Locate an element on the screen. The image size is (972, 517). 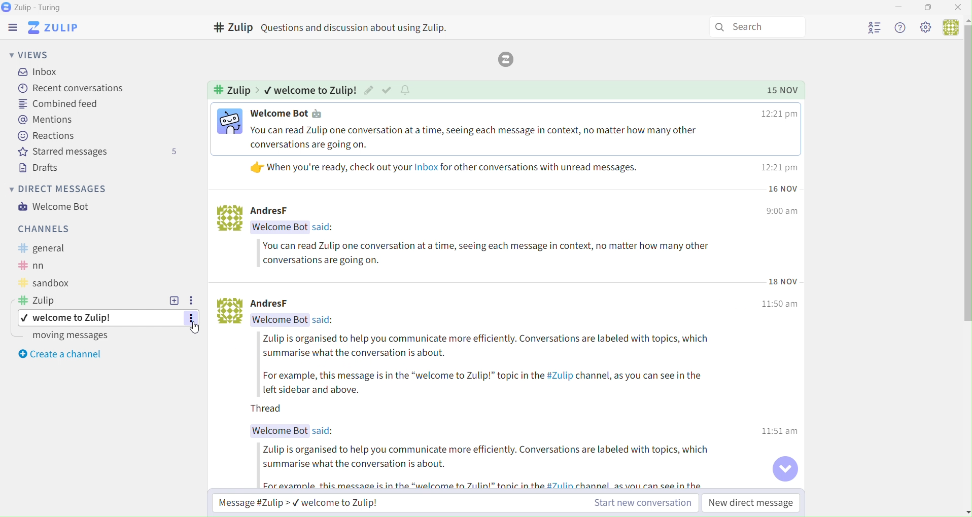
Views is located at coordinates (27, 55).